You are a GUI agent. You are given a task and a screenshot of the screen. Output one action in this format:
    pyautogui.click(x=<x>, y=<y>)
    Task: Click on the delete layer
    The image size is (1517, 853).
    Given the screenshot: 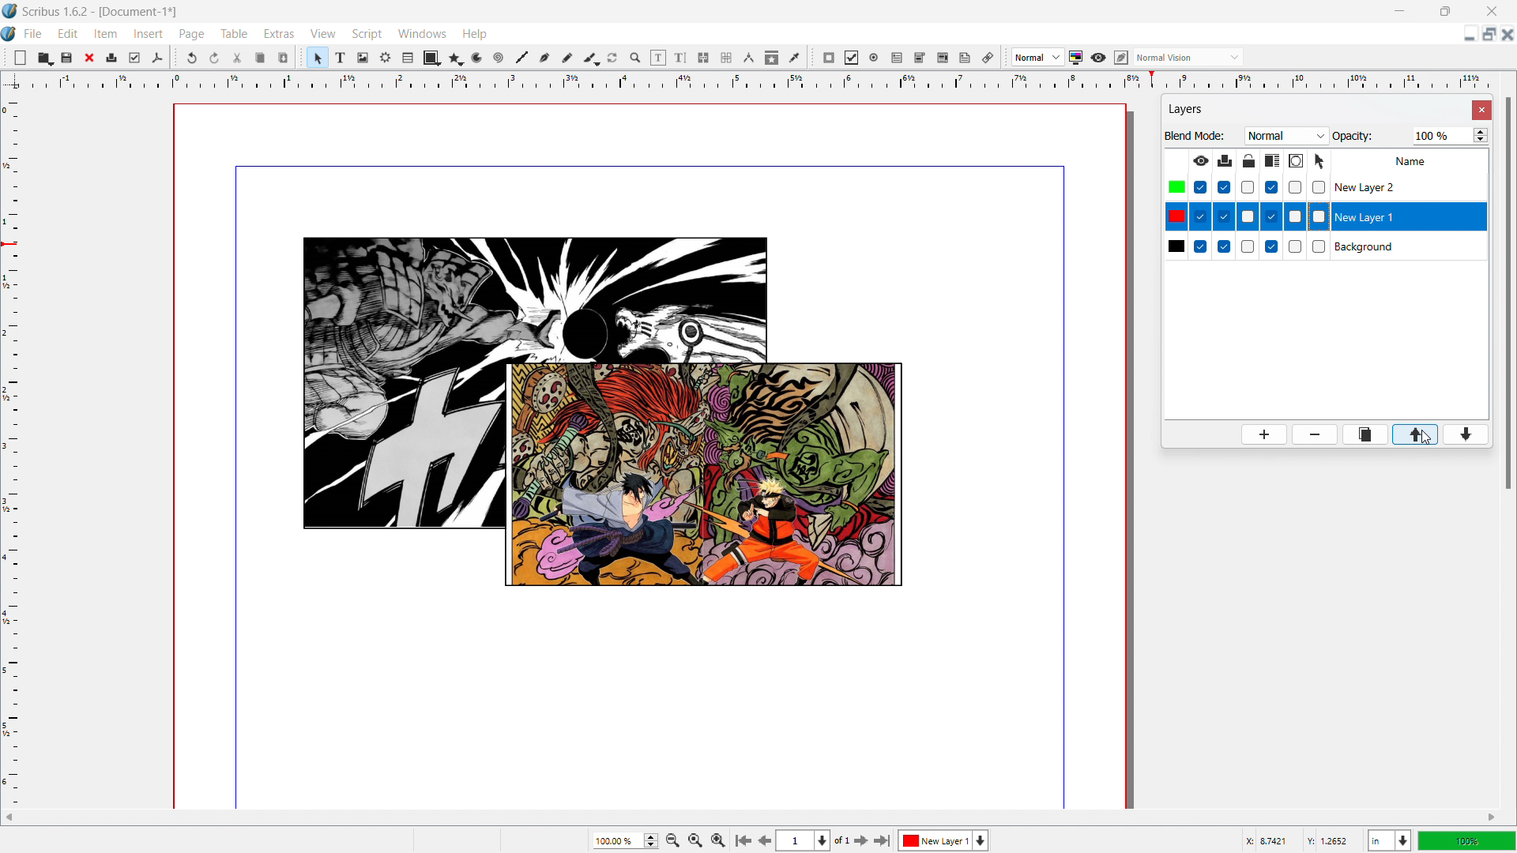 What is the action you would take?
    pyautogui.click(x=1315, y=435)
    